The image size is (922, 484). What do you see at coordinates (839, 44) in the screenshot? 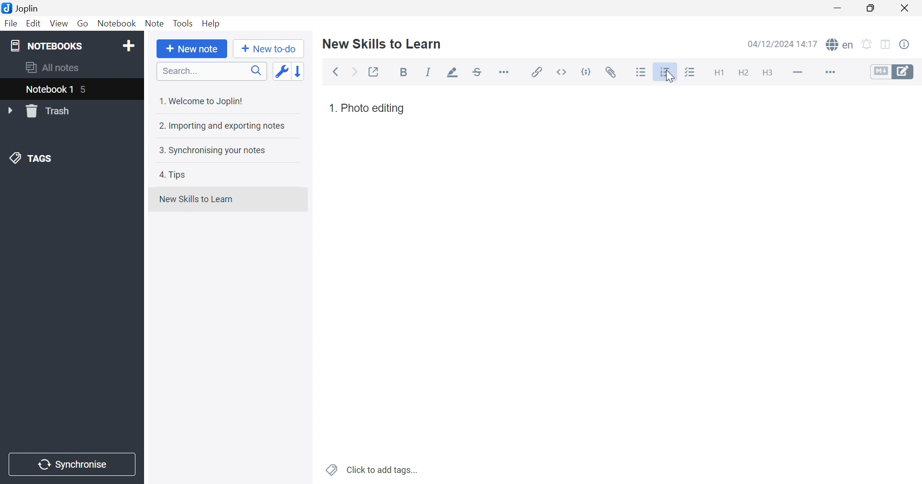
I see `Spell checker` at bounding box center [839, 44].